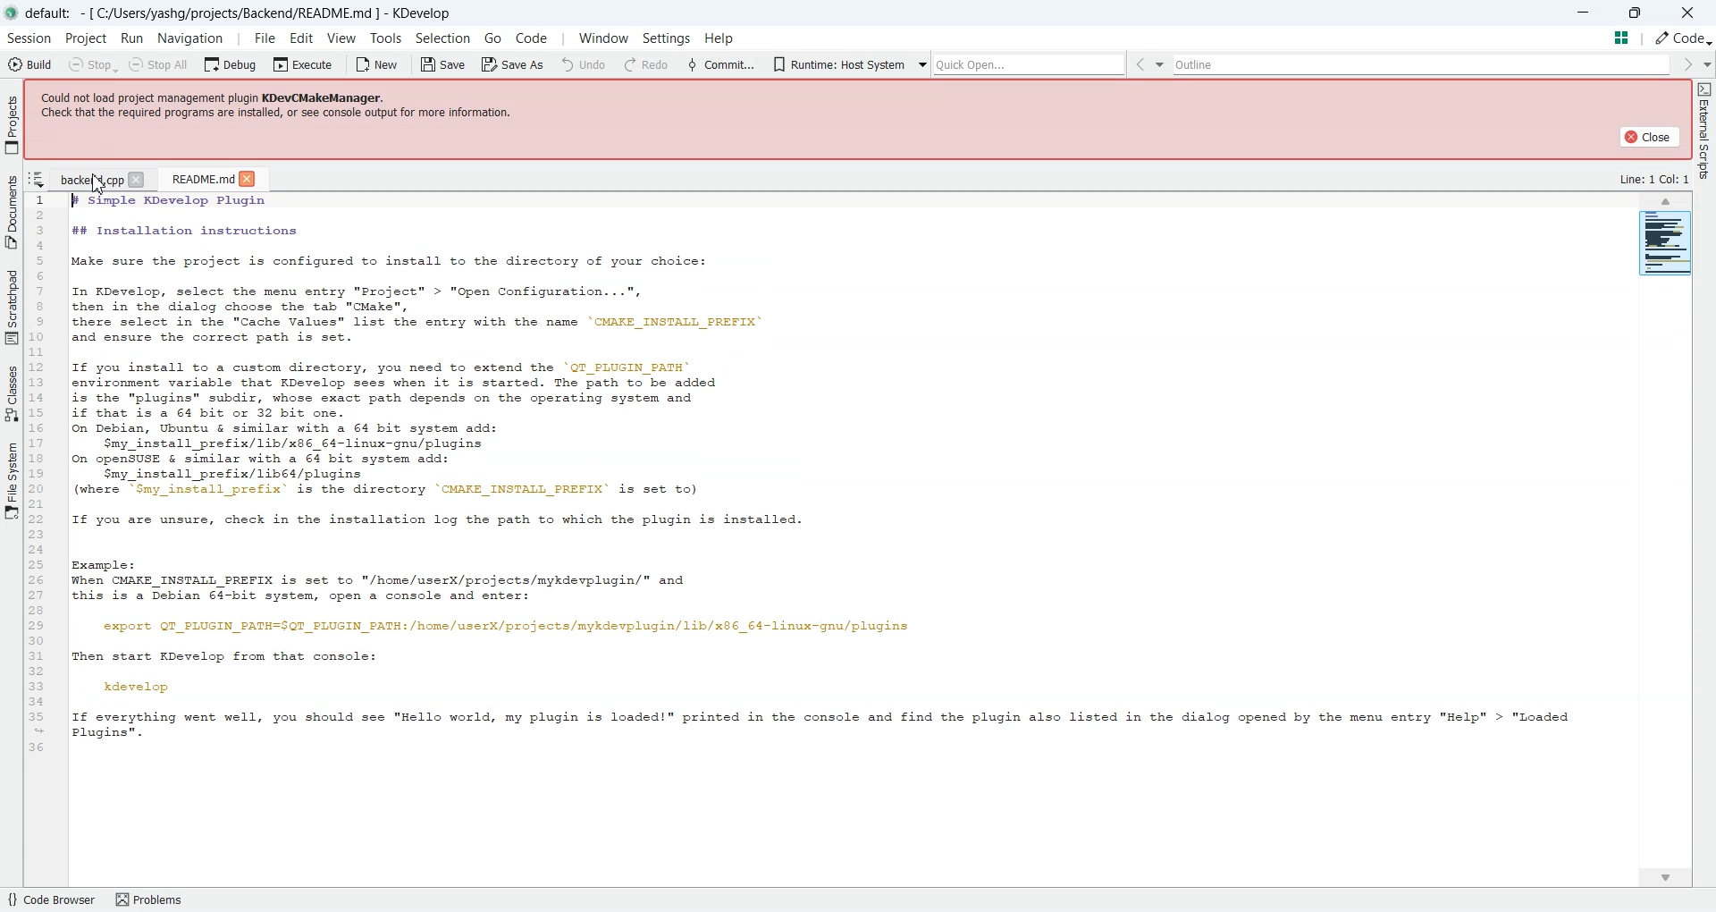  Describe the element at coordinates (181, 232) in the screenshot. I see `## Installation instructions` at that location.